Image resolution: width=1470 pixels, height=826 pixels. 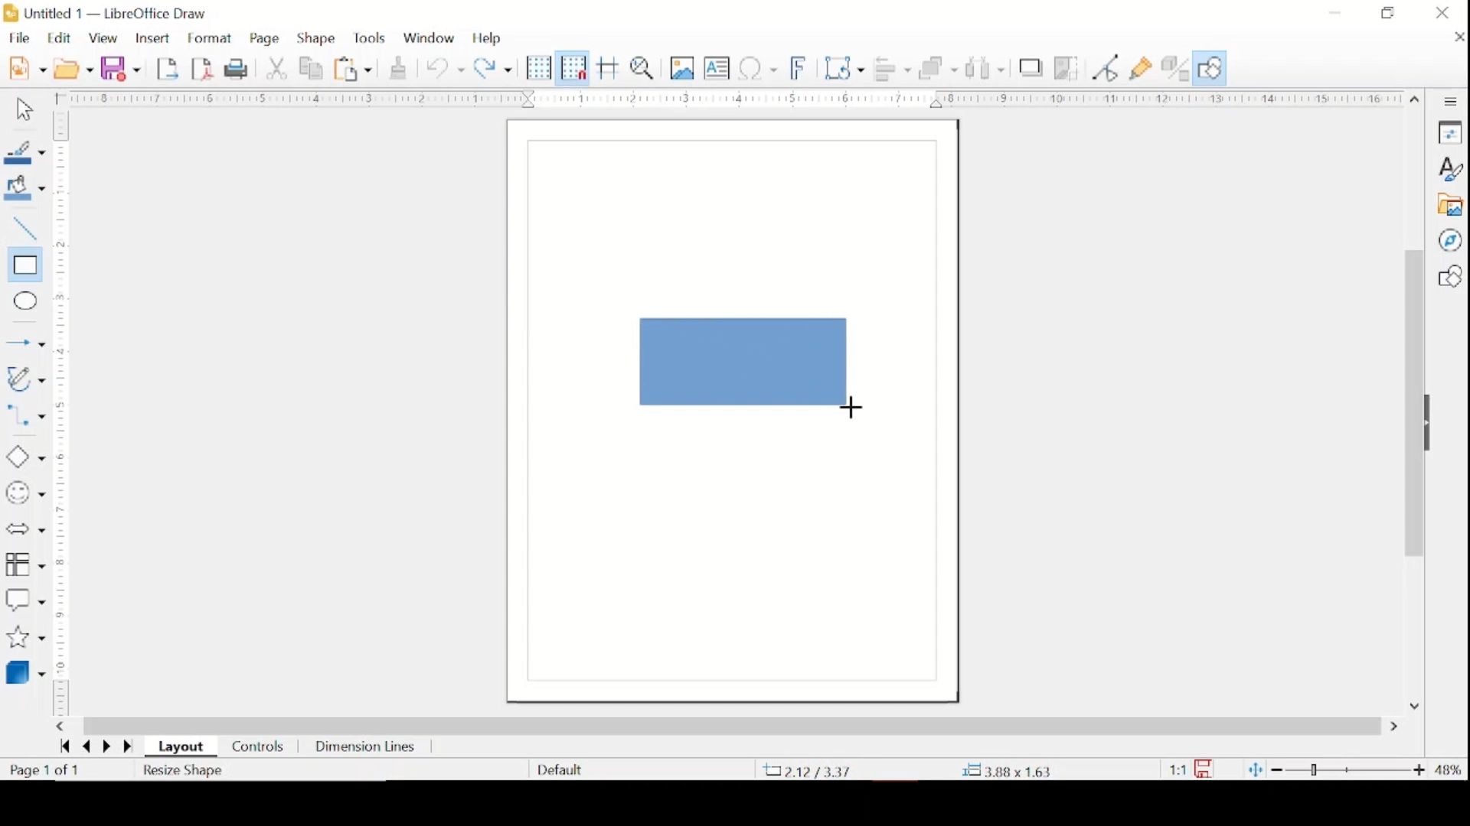 I want to click on drag handle, so click(x=1433, y=424).